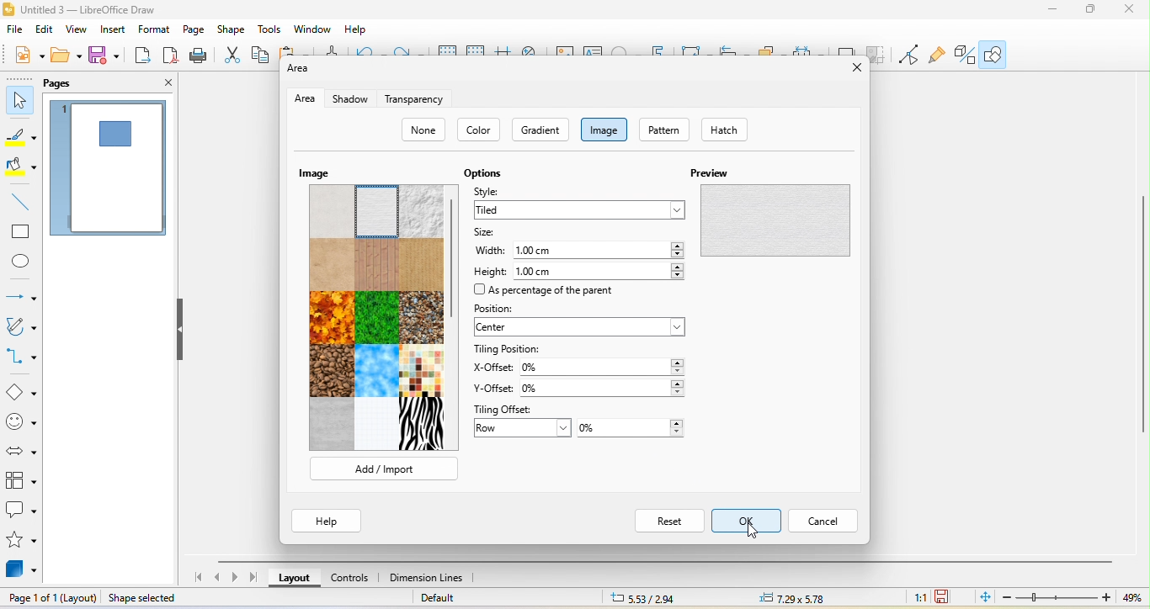 This screenshot has height=609, width=1150. Describe the element at coordinates (20, 422) in the screenshot. I see `symbol shapes` at that location.